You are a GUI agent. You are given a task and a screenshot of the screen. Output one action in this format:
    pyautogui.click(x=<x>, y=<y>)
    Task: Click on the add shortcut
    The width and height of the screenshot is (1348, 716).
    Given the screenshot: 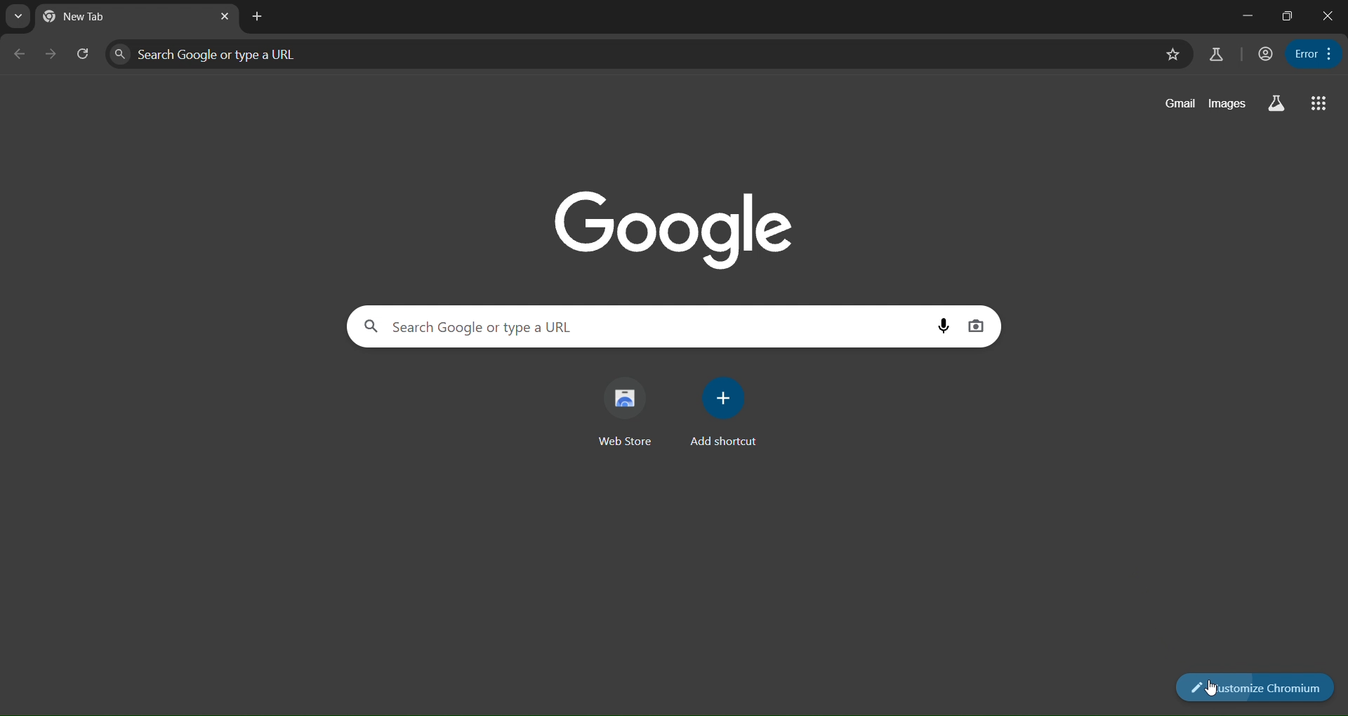 What is the action you would take?
    pyautogui.click(x=720, y=413)
    